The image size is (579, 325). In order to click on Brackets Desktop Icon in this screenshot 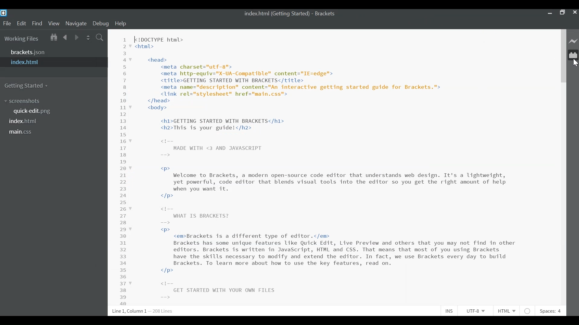, I will do `click(5, 13)`.